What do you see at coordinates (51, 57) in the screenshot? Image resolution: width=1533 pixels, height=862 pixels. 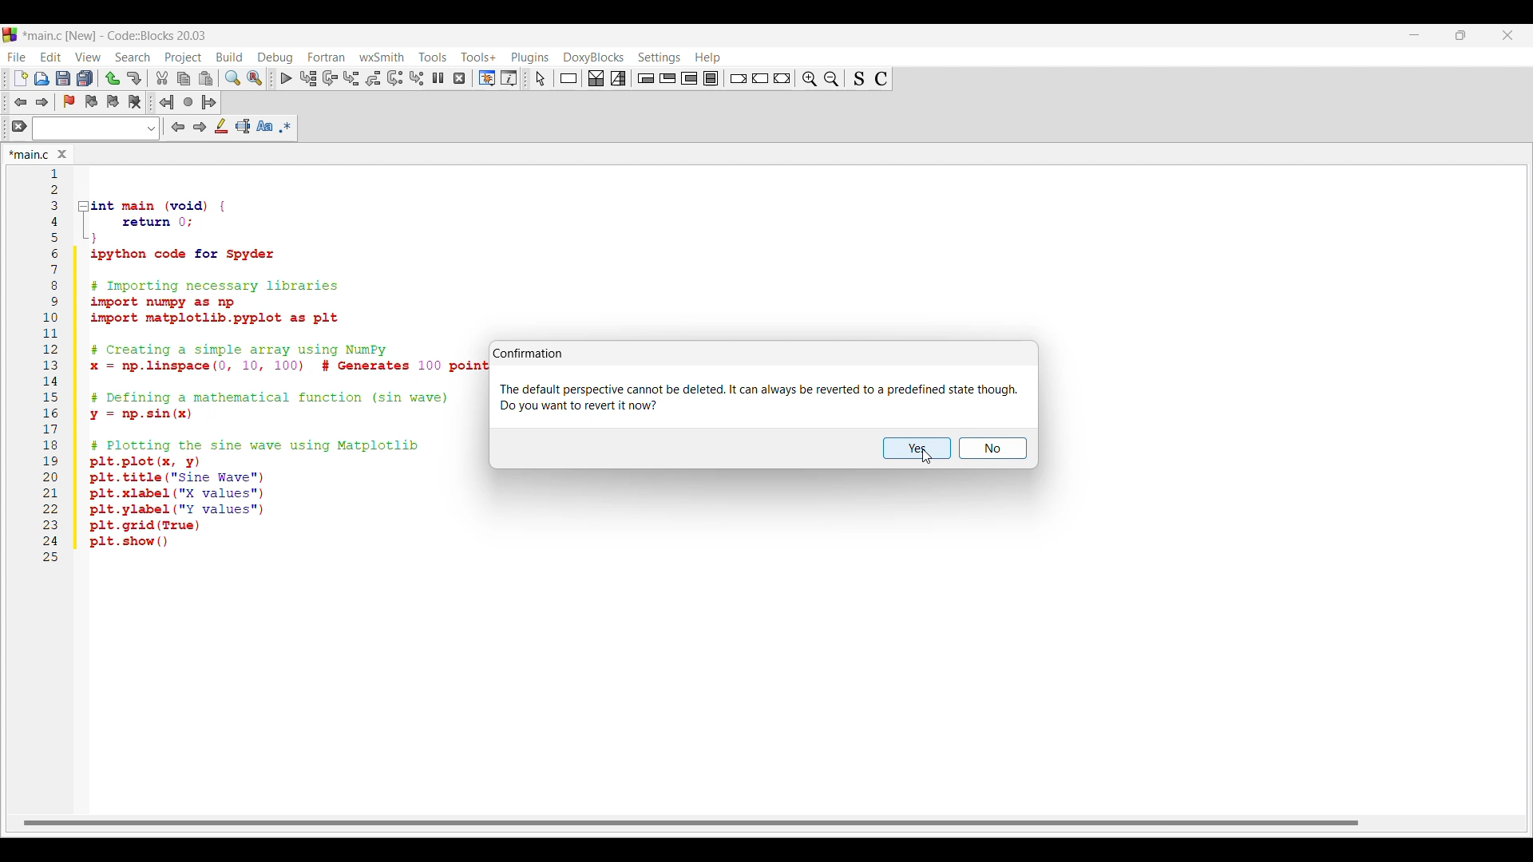 I see `Edit menu` at bounding box center [51, 57].